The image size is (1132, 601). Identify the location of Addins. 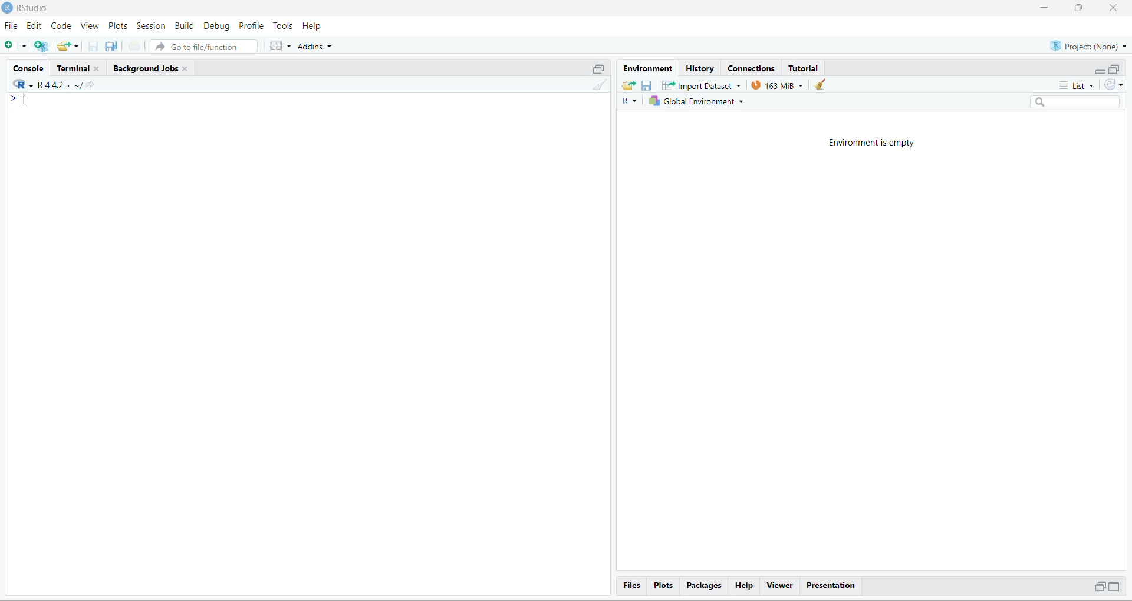
(315, 47).